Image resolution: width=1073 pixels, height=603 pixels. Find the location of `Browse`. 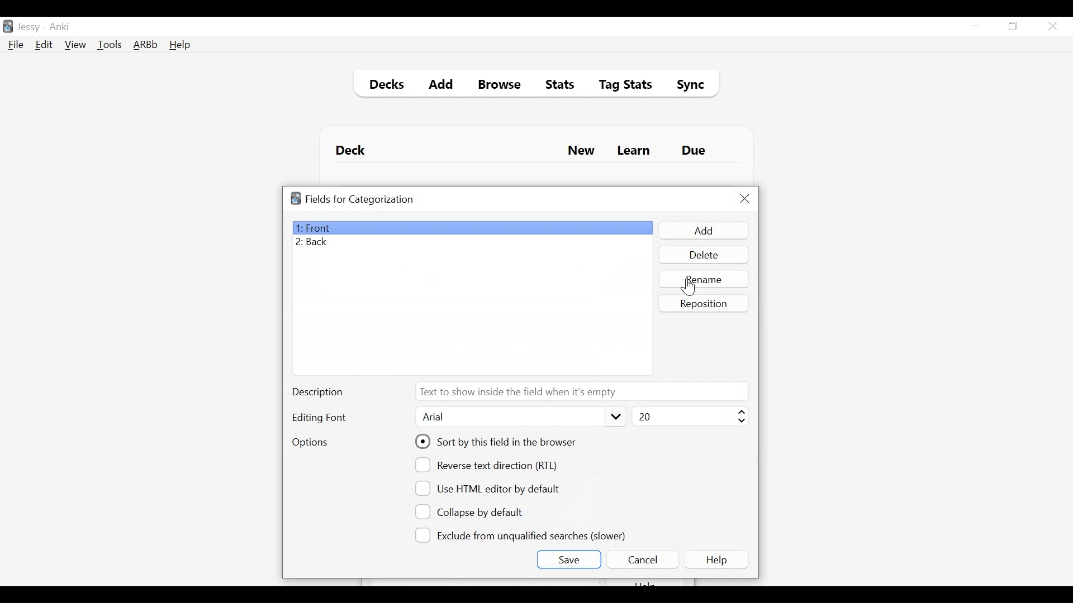

Browse is located at coordinates (501, 86).